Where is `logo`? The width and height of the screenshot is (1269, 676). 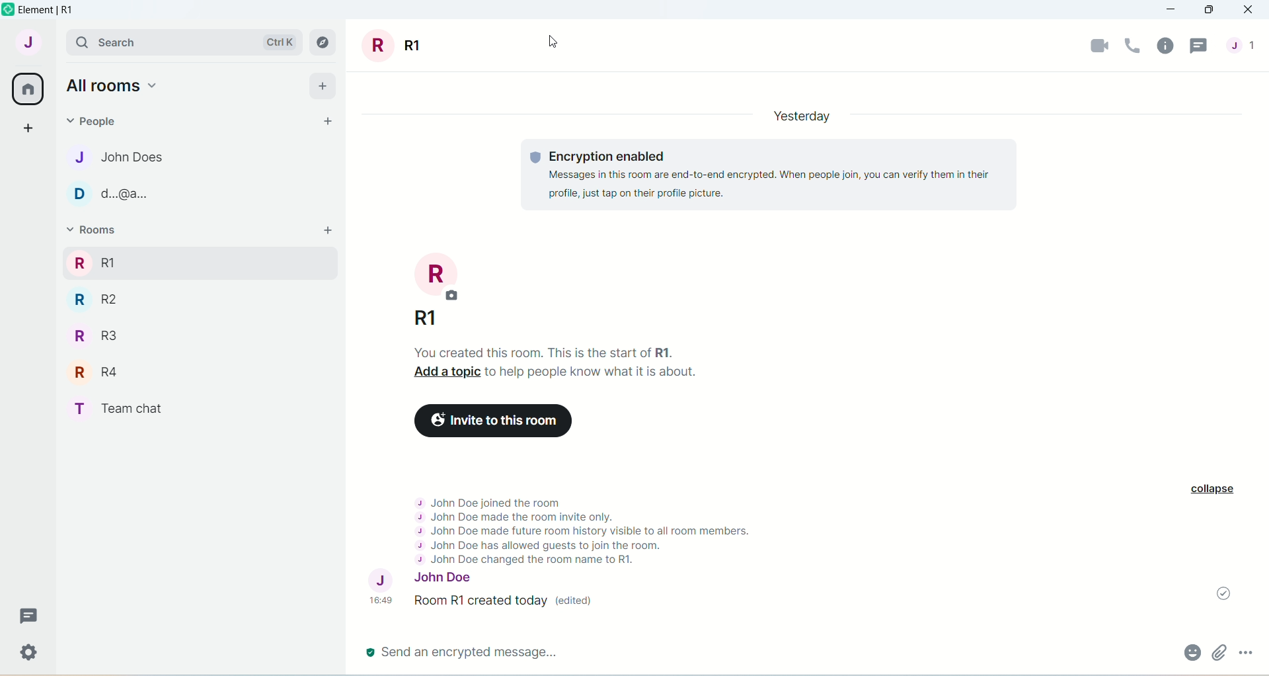
logo is located at coordinates (8, 11).